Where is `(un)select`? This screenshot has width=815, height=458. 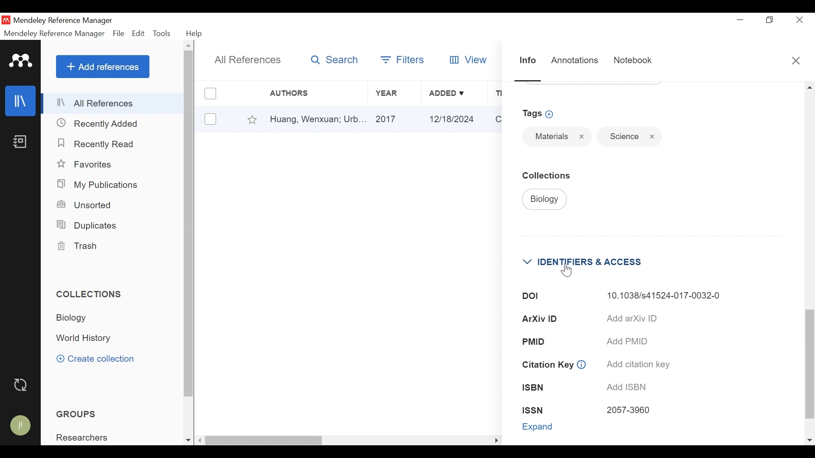
(un)select is located at coordinates (210, 119).